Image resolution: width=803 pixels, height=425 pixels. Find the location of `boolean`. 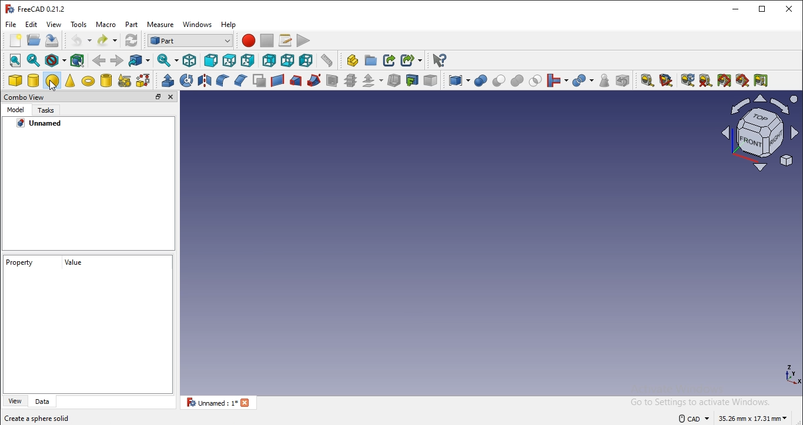

boolean is located at coordinates (480, 81).